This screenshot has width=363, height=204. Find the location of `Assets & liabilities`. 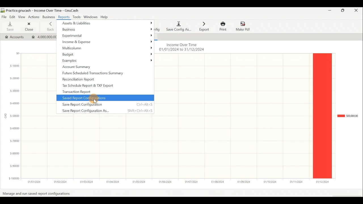

Assets & liabilities is located at coordinates (106, 22).